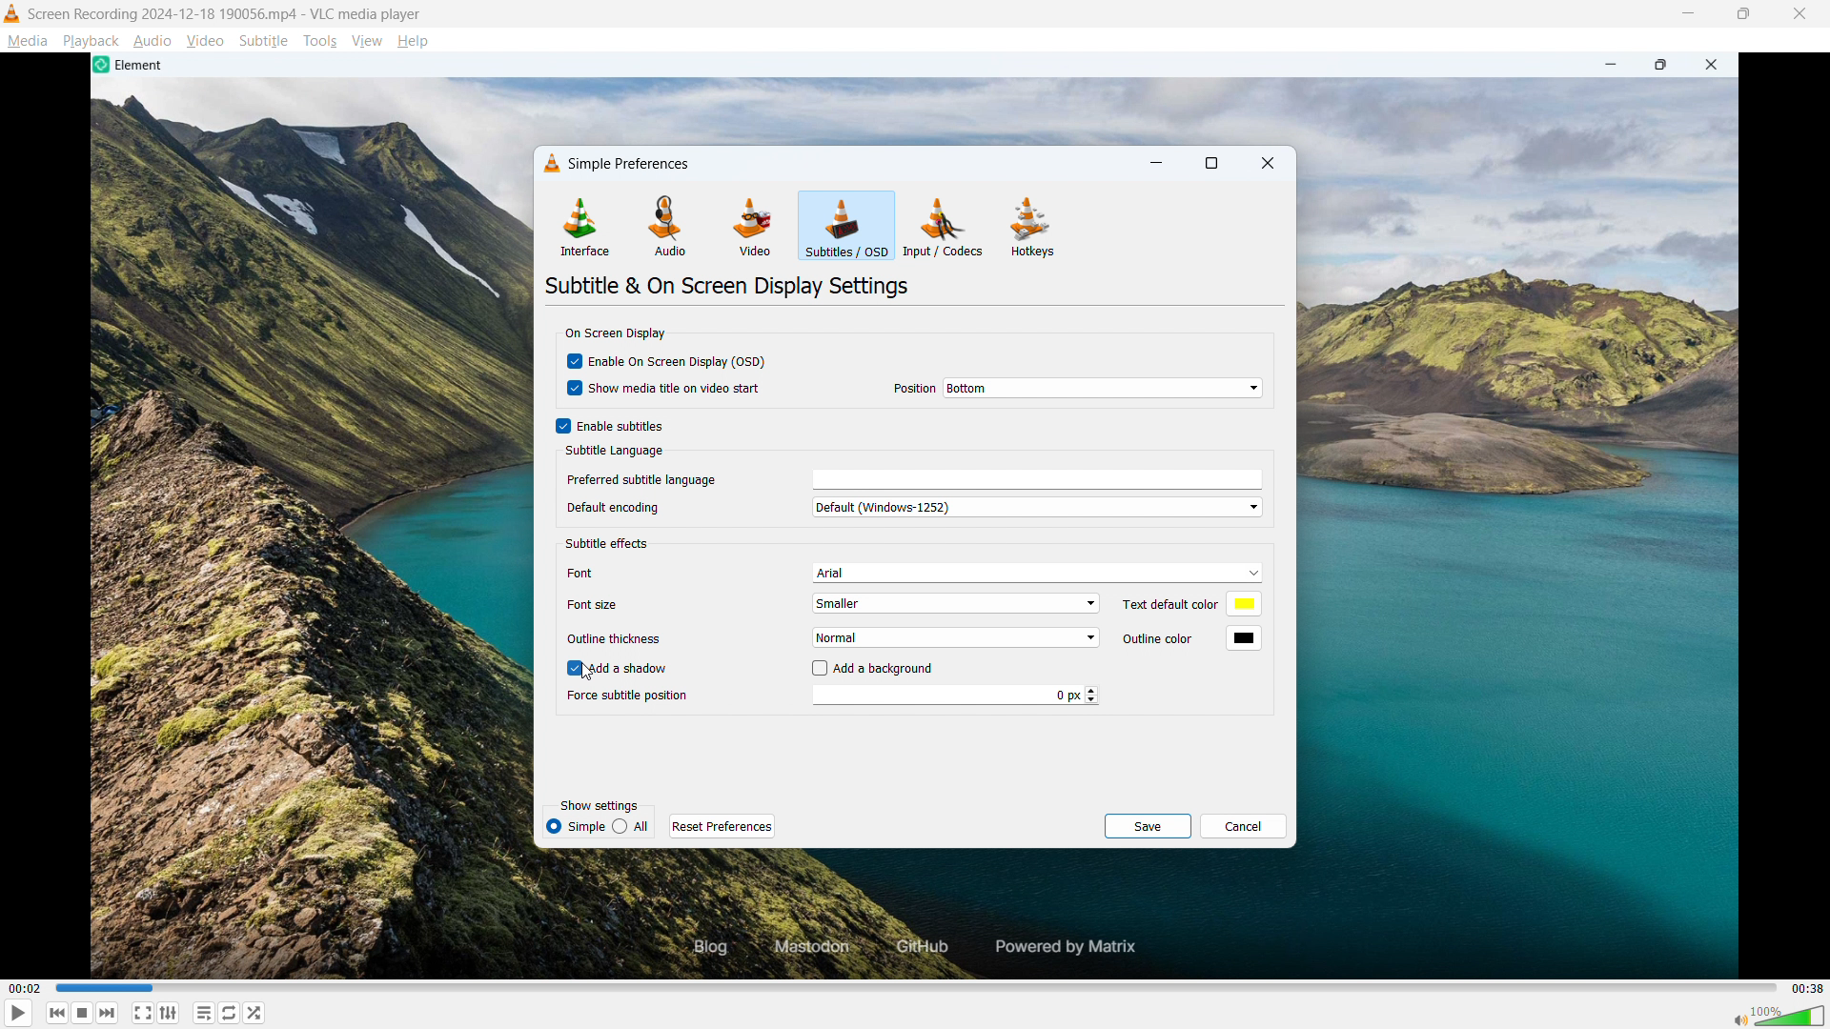  Describe the element at coordinates (913, 988) in the screenshot. I see `time bar` at that location.